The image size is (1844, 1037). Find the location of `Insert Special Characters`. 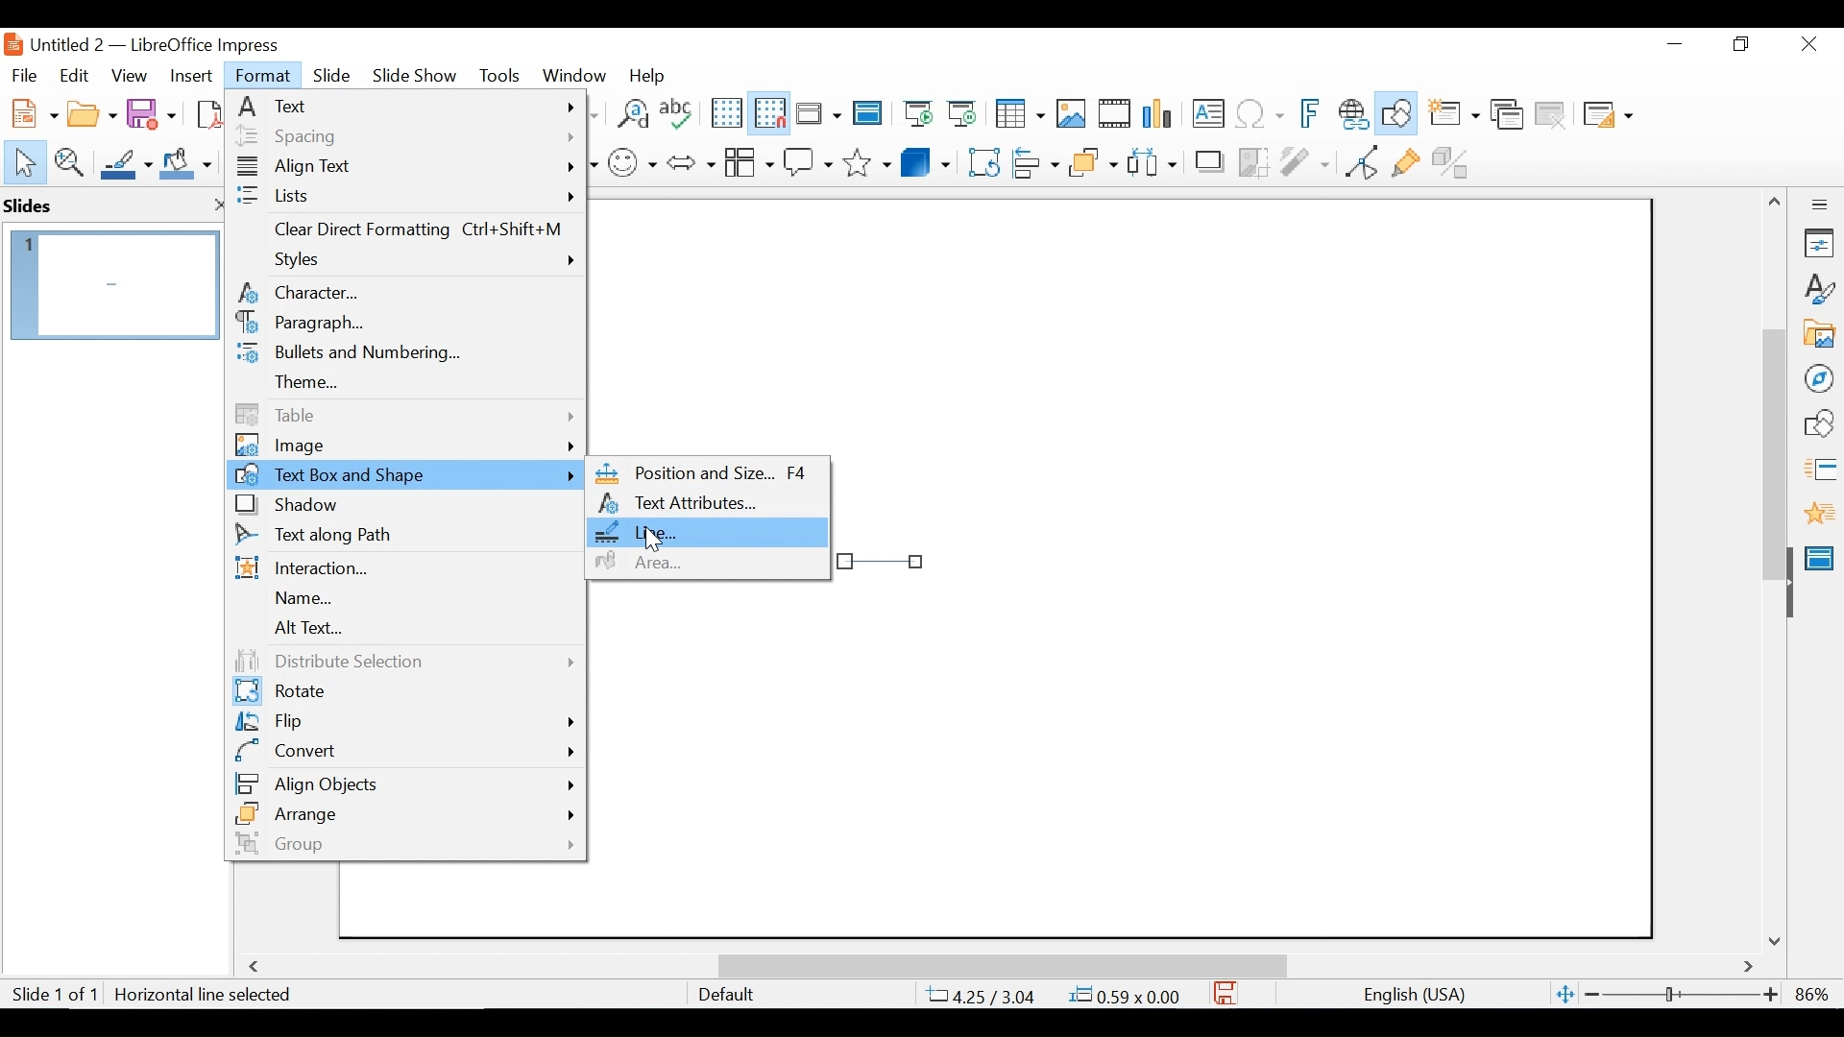

Insert Special Characters is located at coordinates (1260, 115).